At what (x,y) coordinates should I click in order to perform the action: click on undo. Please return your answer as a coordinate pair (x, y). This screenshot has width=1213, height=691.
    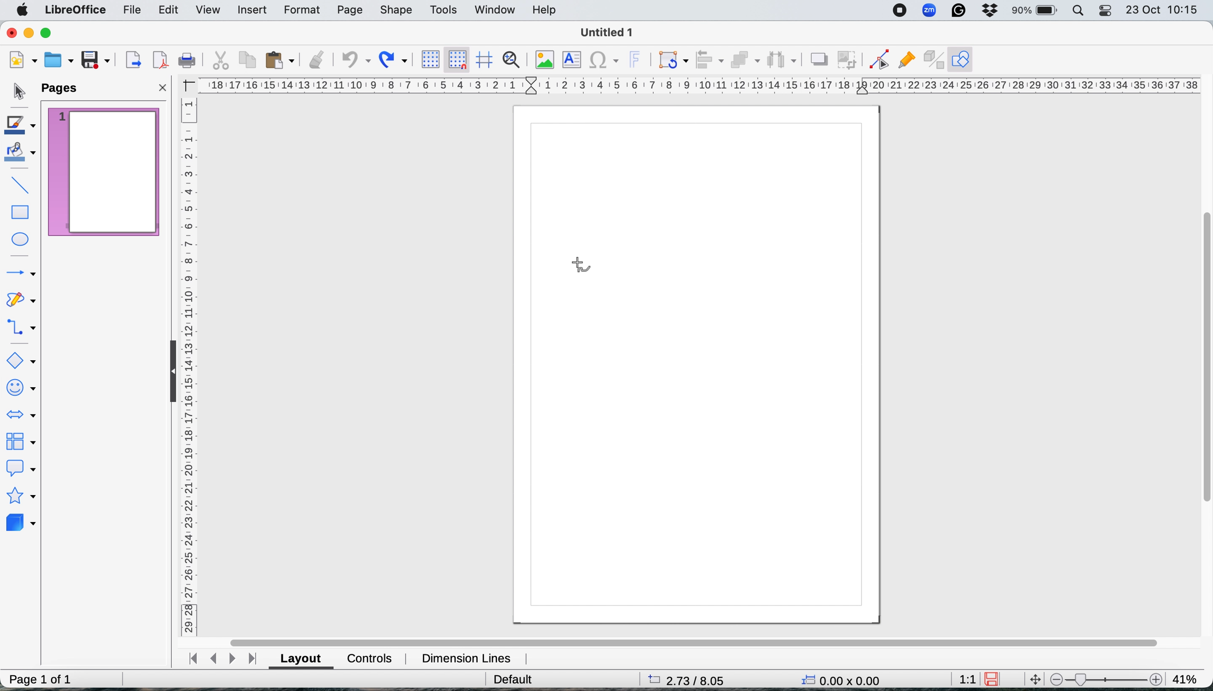
    Looking at the image, I should click on (356, 61).